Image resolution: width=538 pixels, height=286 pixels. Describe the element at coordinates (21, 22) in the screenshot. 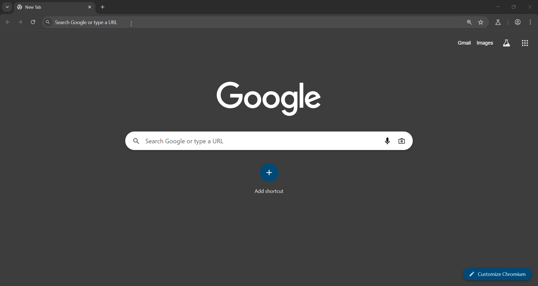

I see `go forward one page` at that location.